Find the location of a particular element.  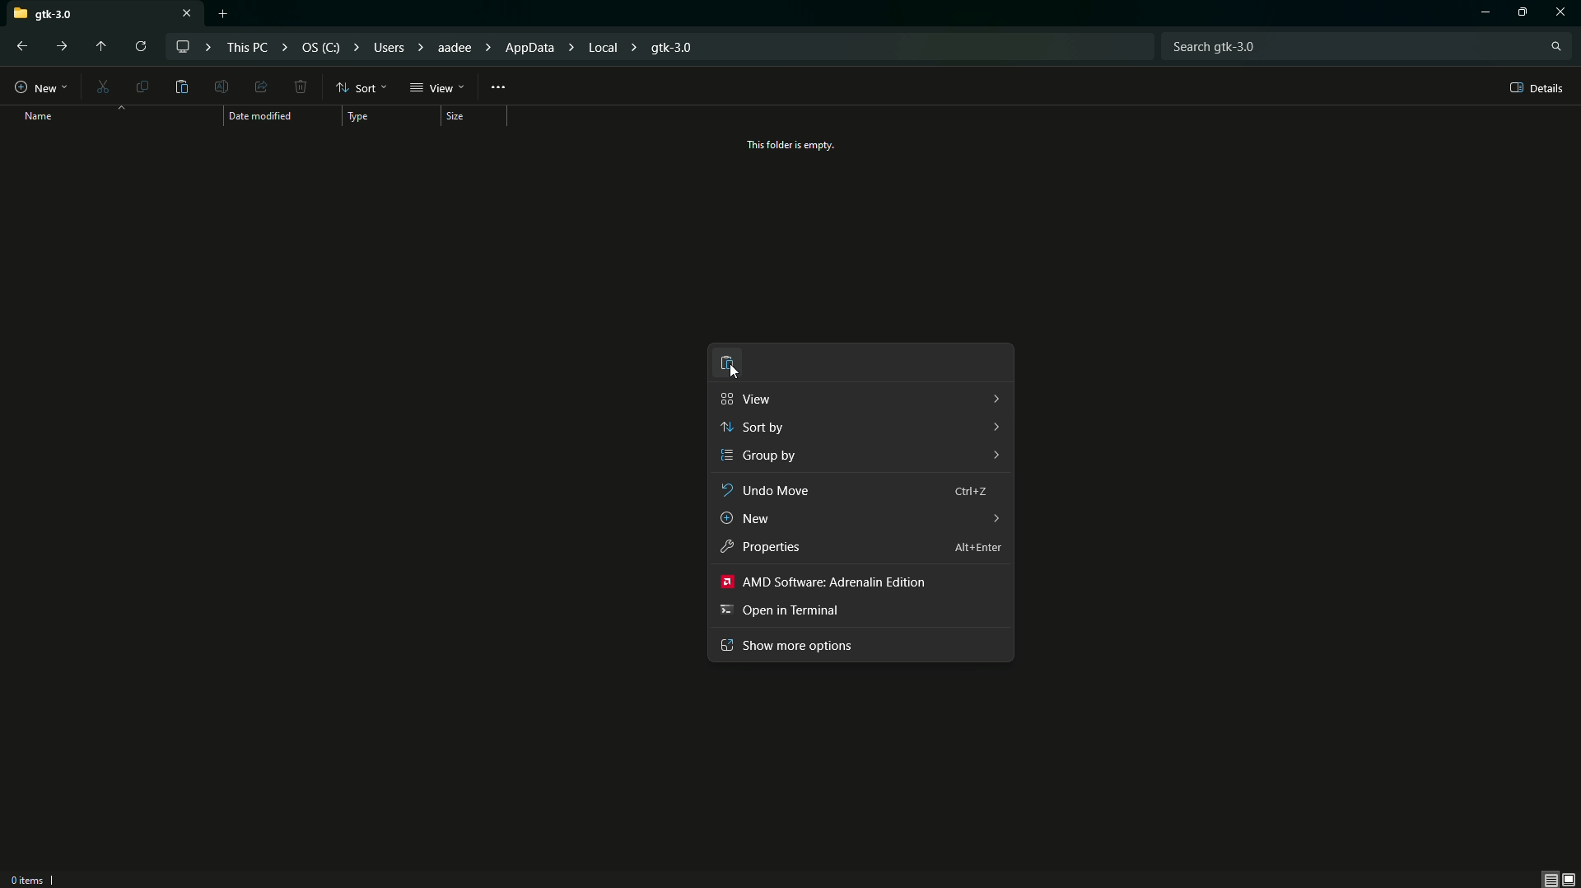

Delete is located at coordinates (301, 88).